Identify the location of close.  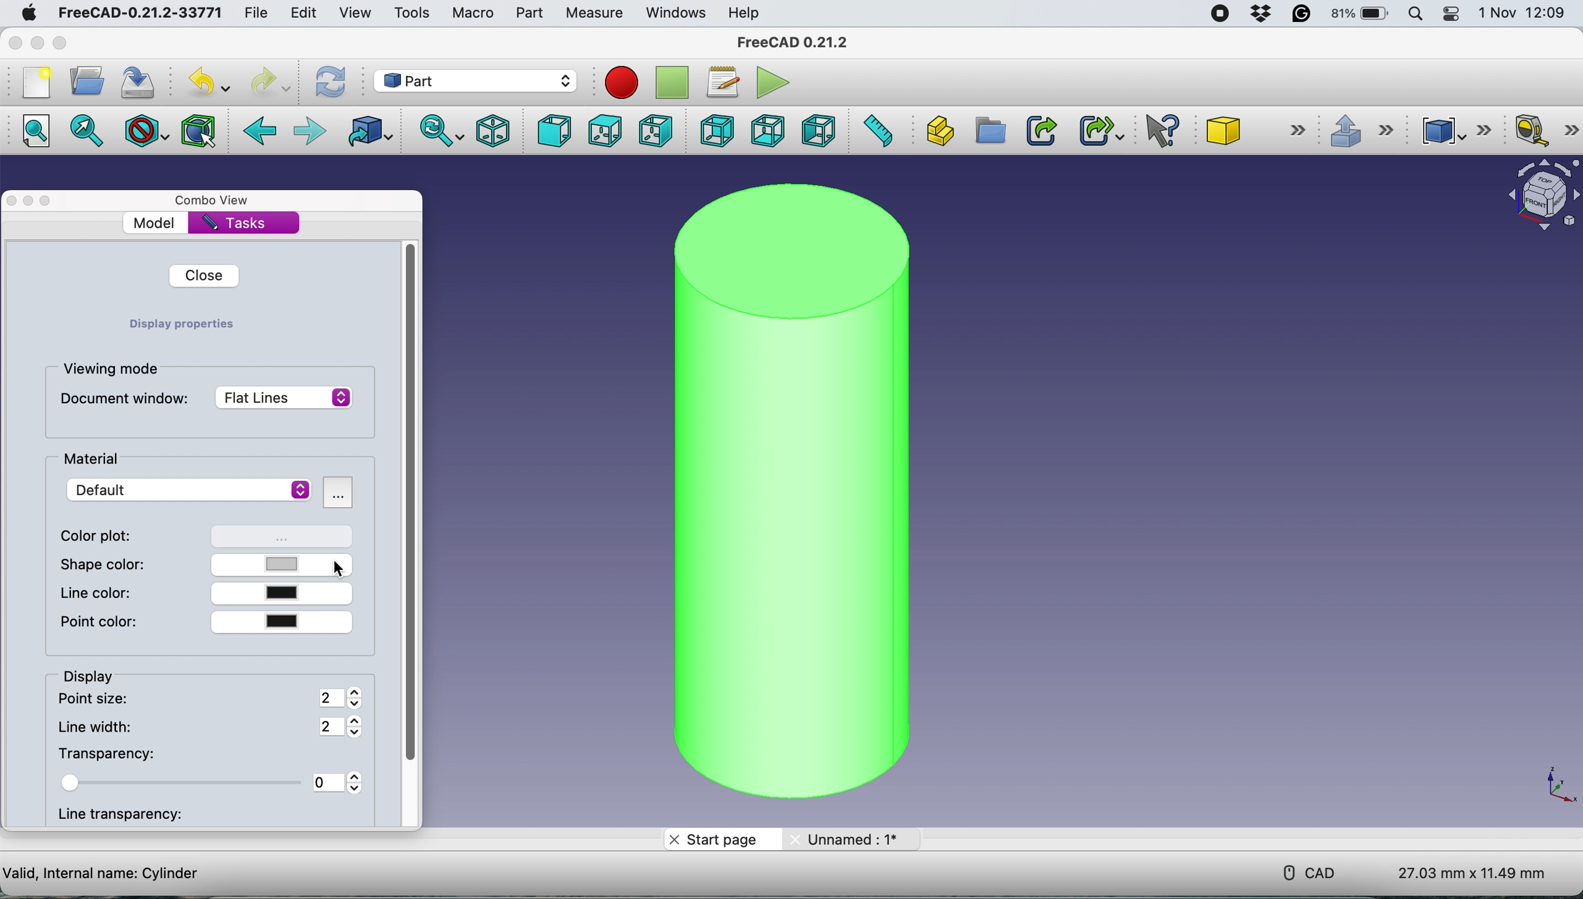
(15, 42).